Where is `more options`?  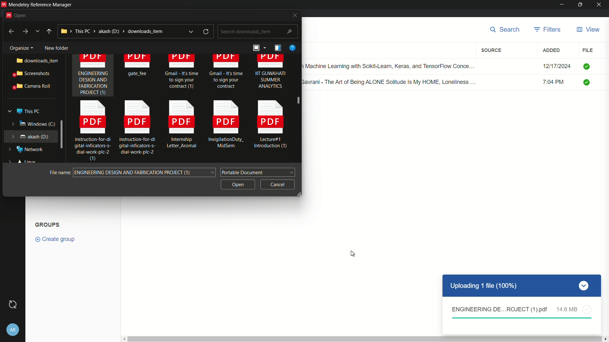 more options is located at coordinates (38, 31).